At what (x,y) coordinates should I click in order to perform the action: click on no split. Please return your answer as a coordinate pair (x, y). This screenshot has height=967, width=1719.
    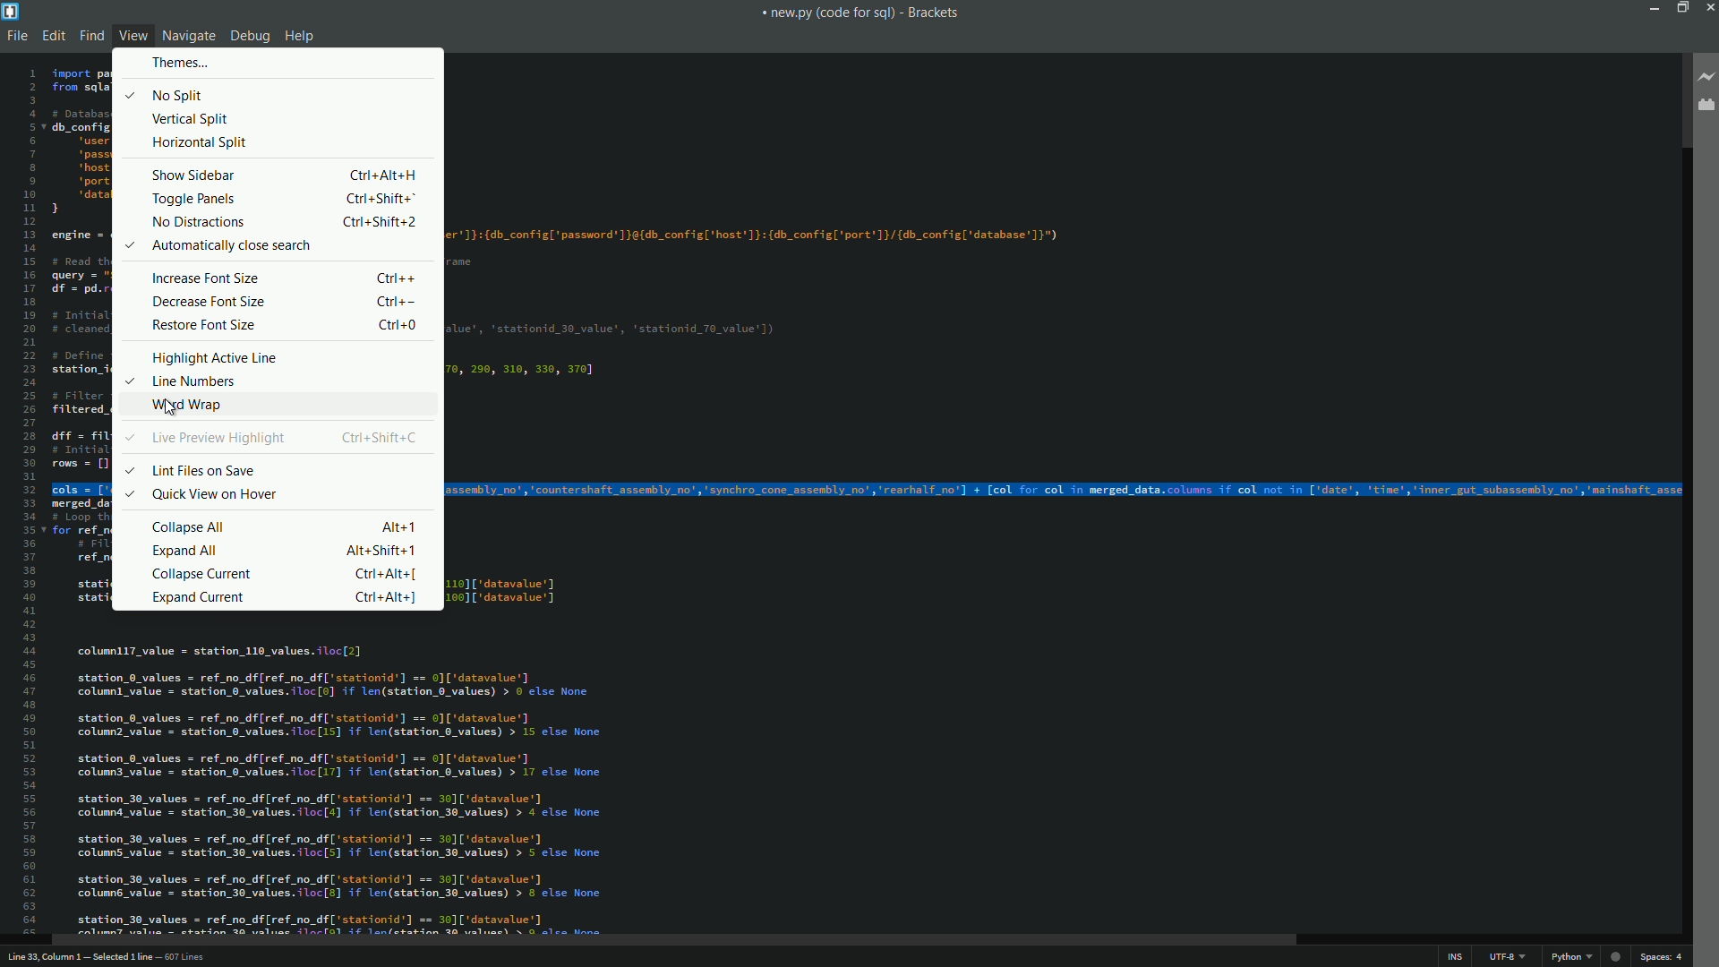
    Looking at the image, I should click on (162, 94).